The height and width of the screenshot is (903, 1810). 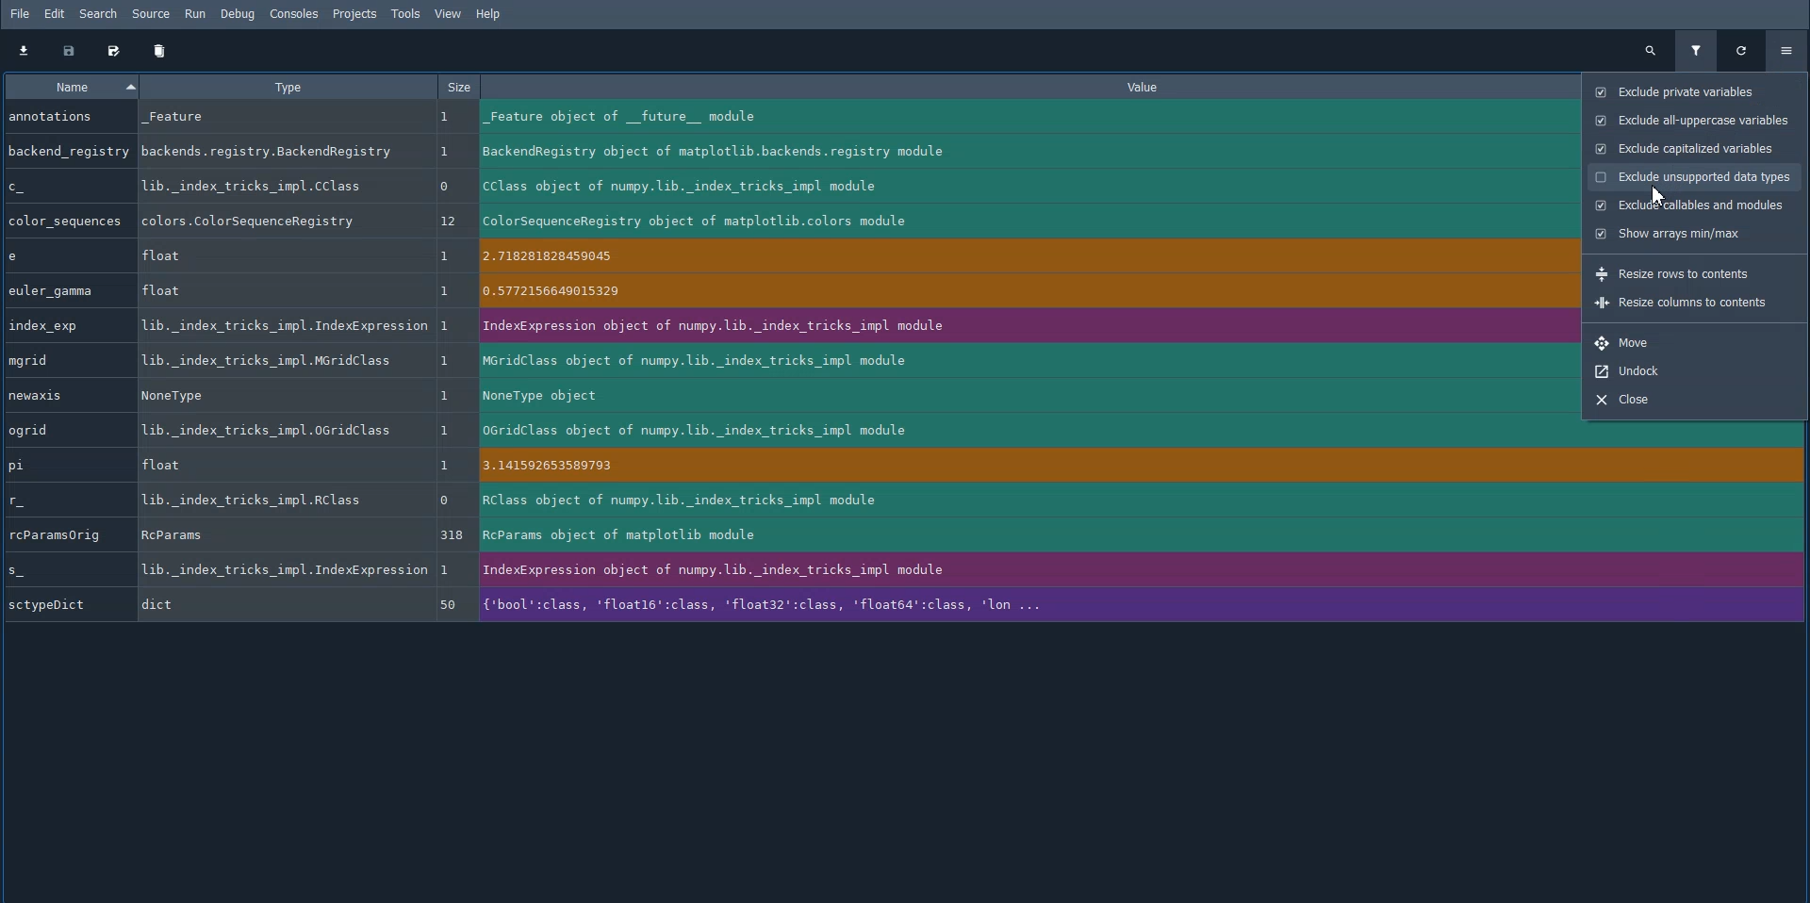 I want to click on C, so click(x=68, y=187).